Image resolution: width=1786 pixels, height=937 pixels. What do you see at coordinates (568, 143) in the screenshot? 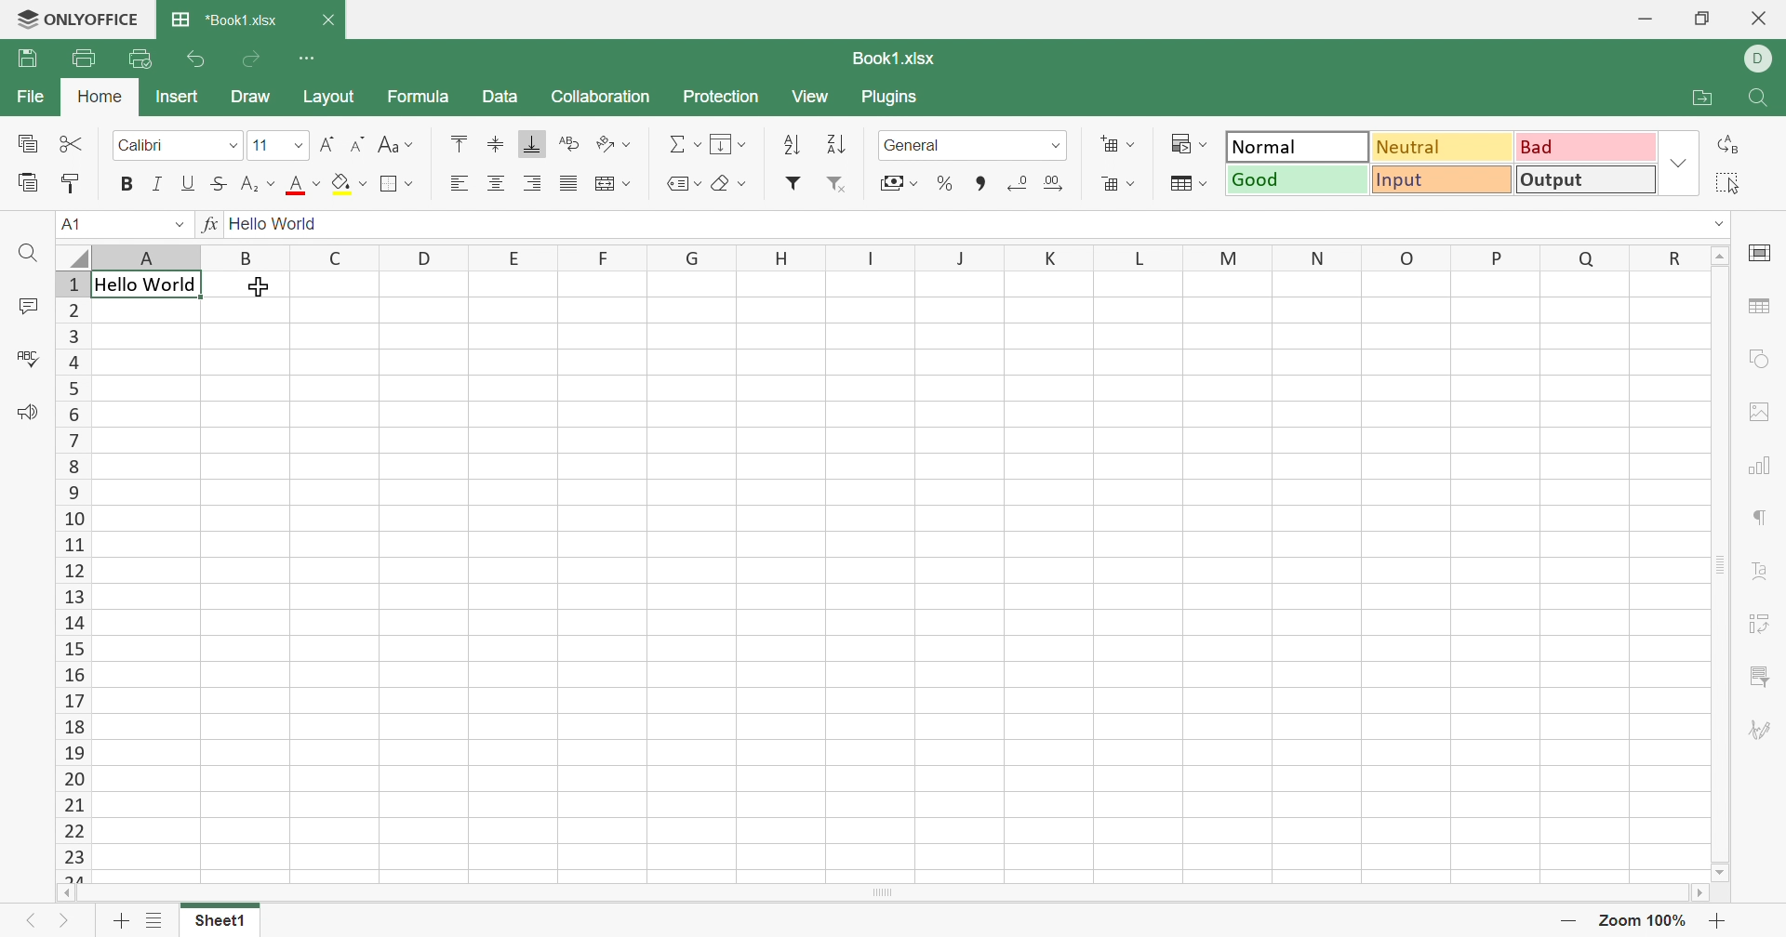
I see `Wrap text` at bounding box center [568, 143].